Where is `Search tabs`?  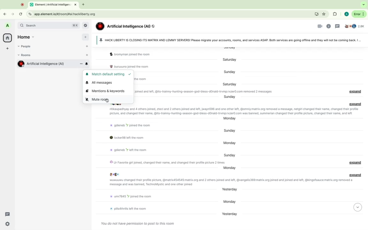
Search tabs is located at coordinates (364, 5).